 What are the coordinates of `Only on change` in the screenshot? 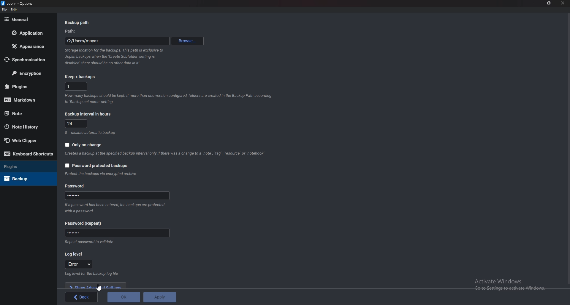 It's located at (83, 145).